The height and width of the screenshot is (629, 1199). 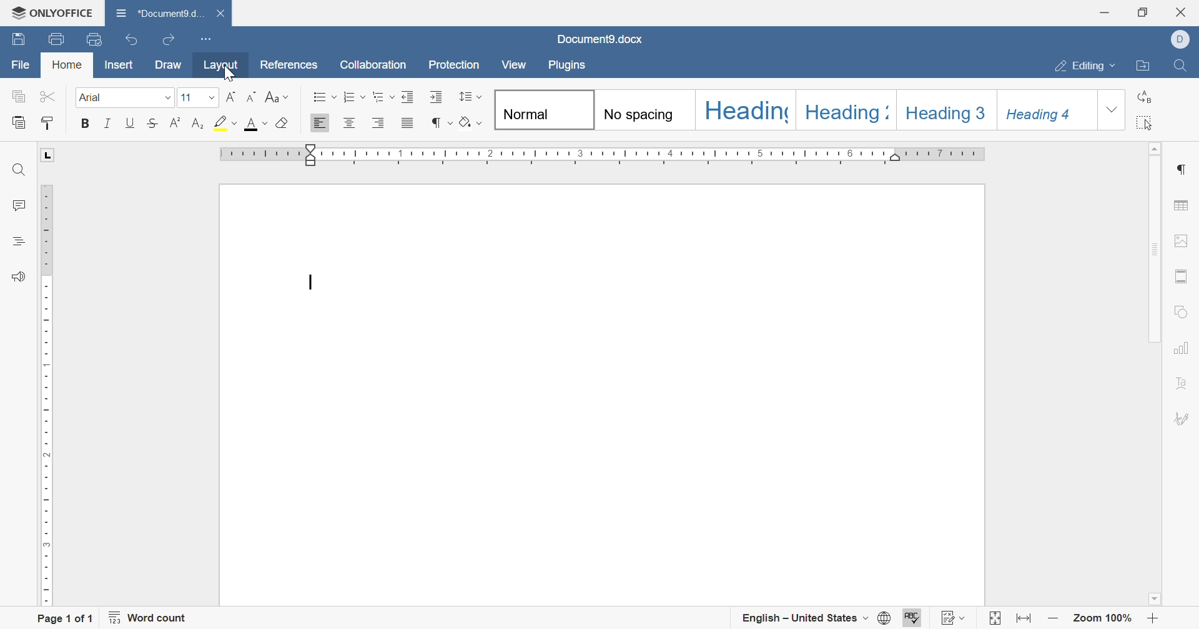 I want to click on signature settings, so click(x=1183, y=419).